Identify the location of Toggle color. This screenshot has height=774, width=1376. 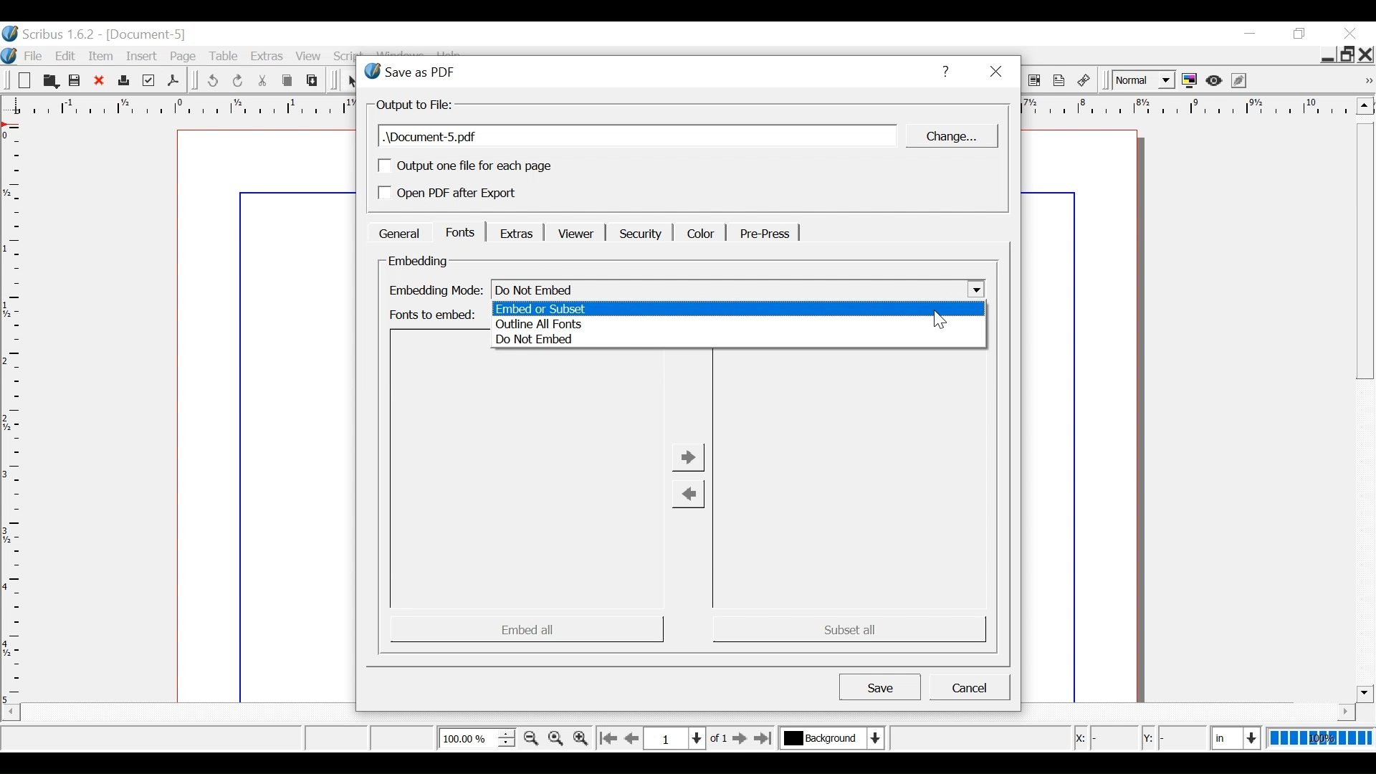
(1190, 81).